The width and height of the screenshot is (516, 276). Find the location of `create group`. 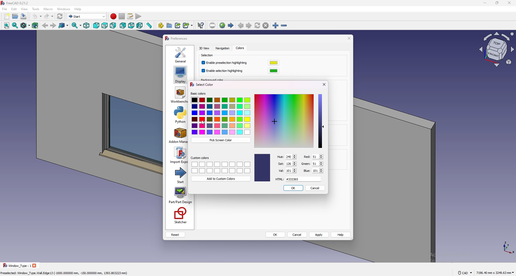

create group is located at coordinates (170, 25).